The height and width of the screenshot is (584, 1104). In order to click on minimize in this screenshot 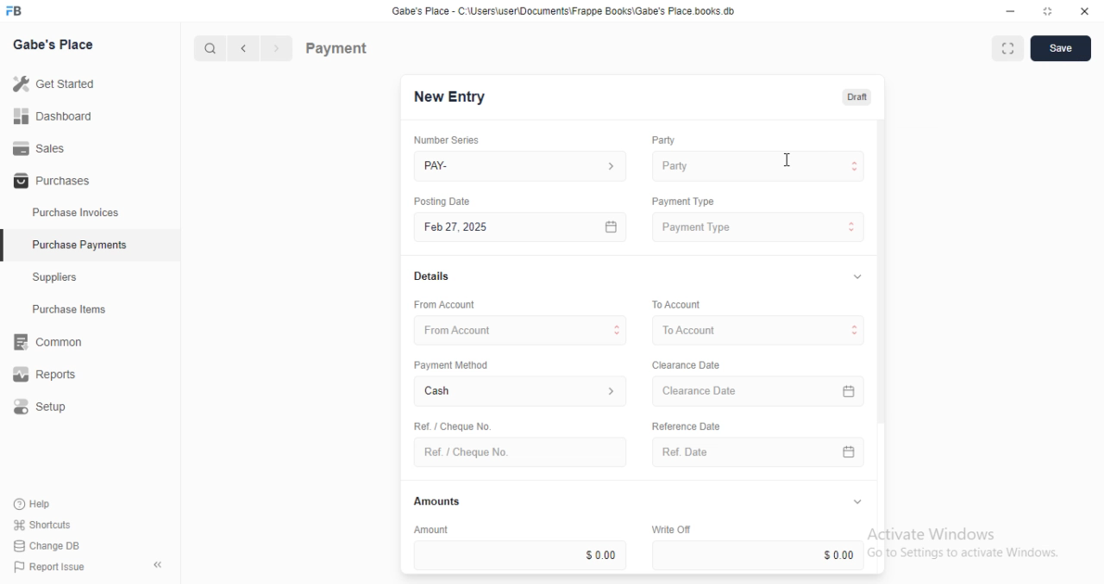, I will do `click(1006, 10)`.